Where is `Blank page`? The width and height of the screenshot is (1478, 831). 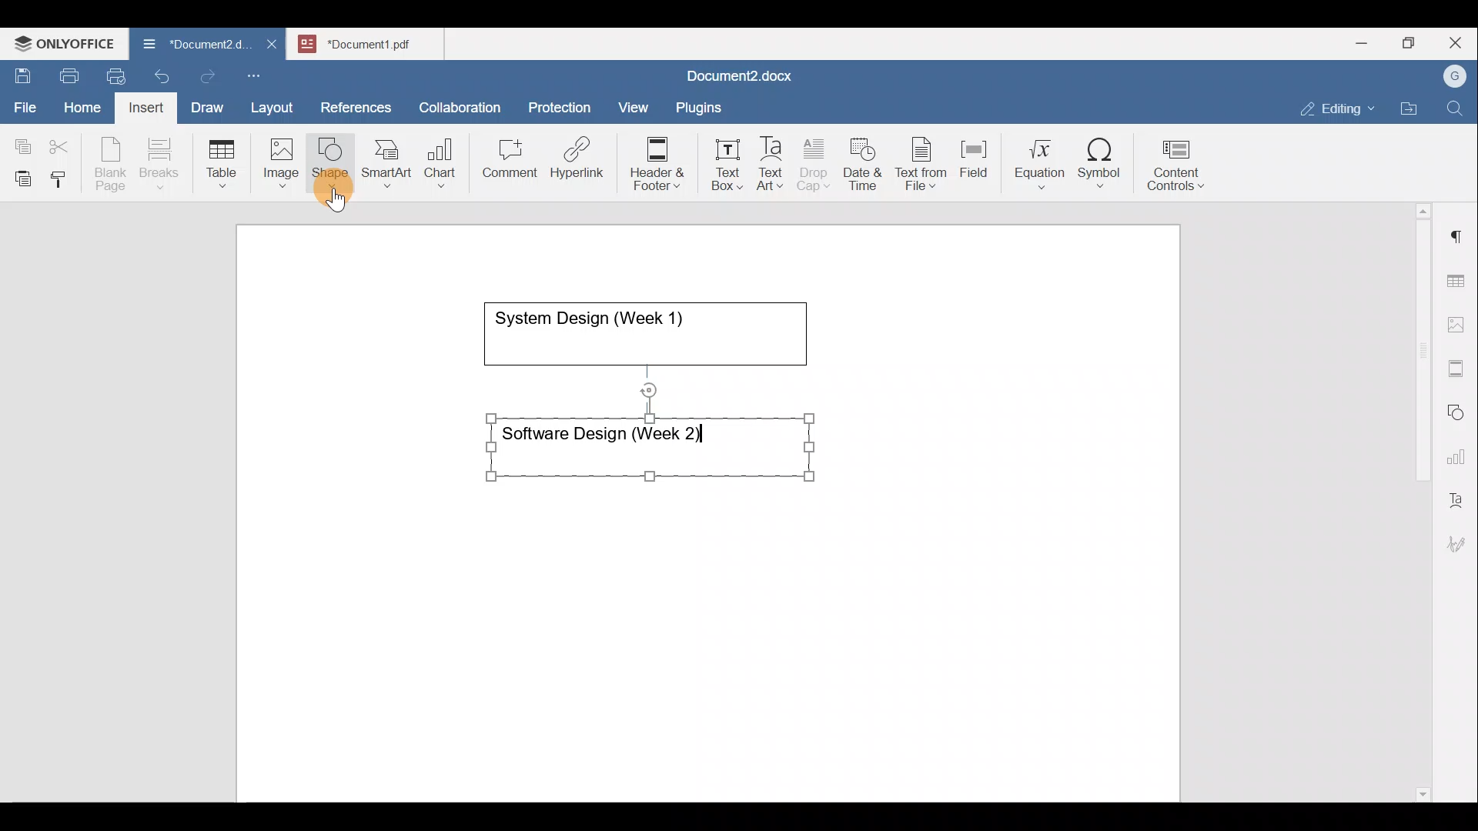
Blank page is located at coordinates (112, 164).